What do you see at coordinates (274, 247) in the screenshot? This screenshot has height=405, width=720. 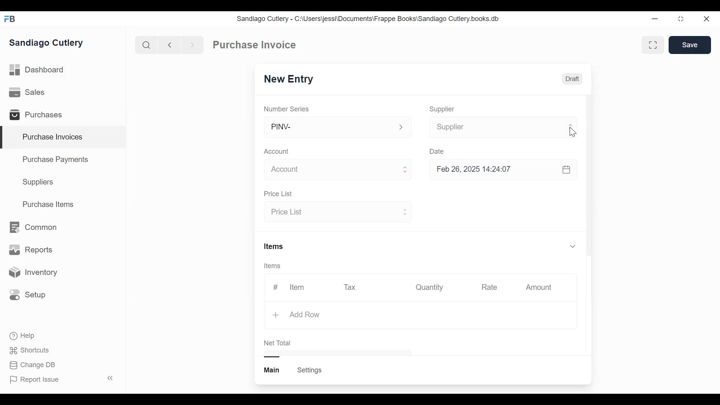 I see `Items` at bounding box center [274, 247].